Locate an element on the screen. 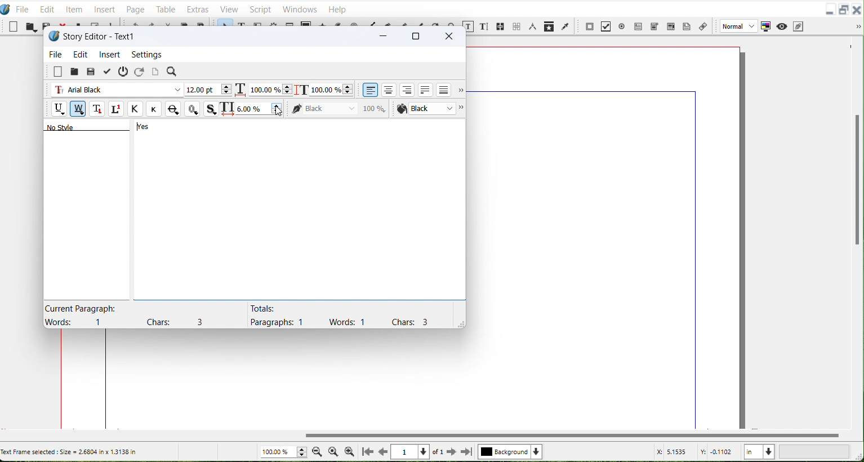  Search/Replace is located at coordinates (173, 71).